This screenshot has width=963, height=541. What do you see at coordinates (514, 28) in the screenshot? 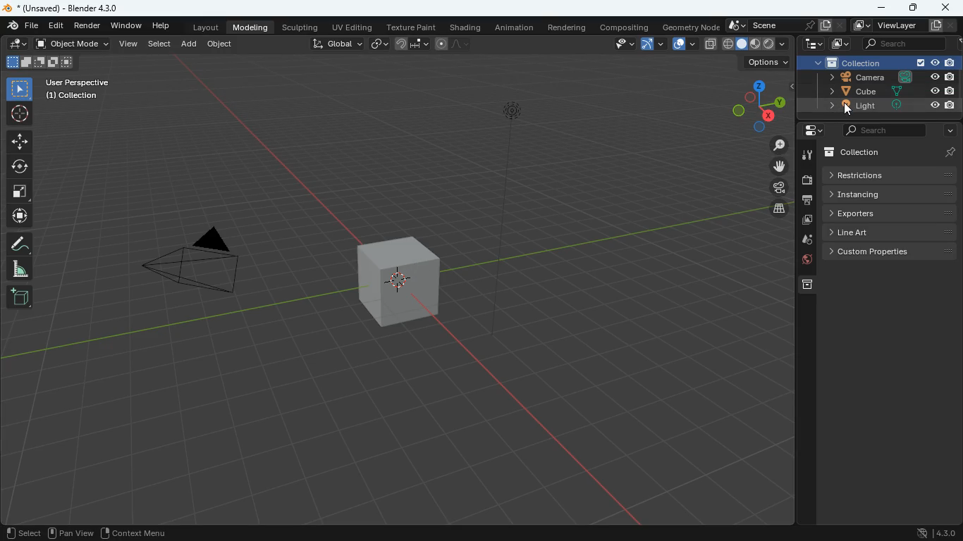
I see `animation` at bounding box center [514, 28].